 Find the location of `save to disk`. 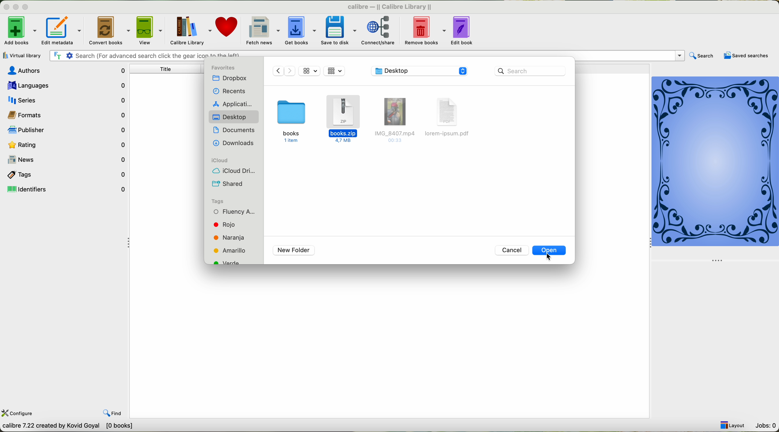

save to disk is located at coordinates (338, 31).